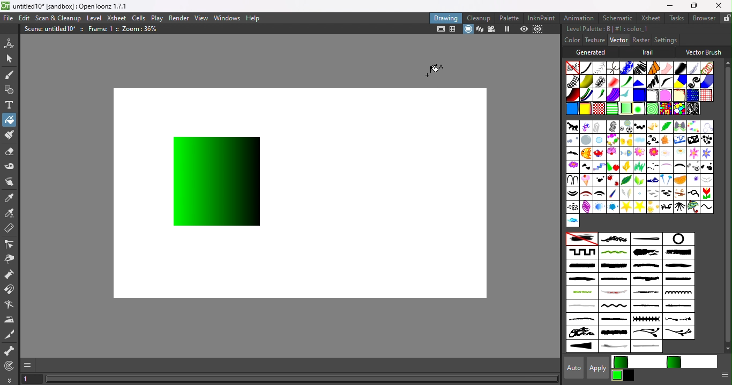  Describe the element at coordinates (510, 18) in the screenshot. I see `Palette` at that location.